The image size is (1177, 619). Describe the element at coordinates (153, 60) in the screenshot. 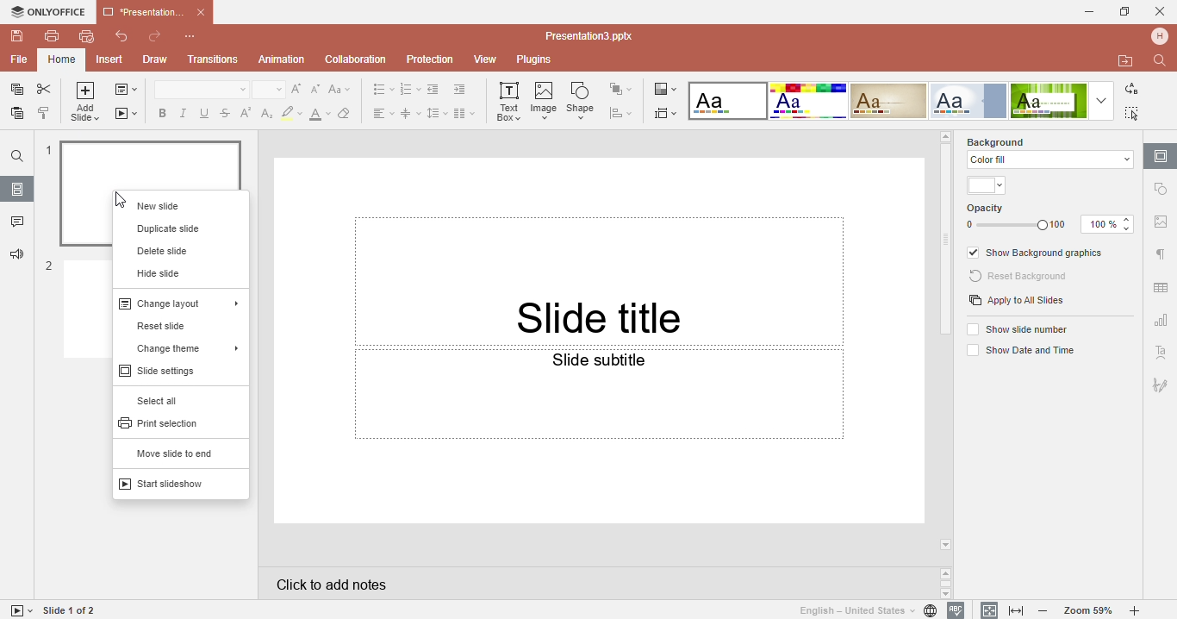

I see `Draw` at that location.